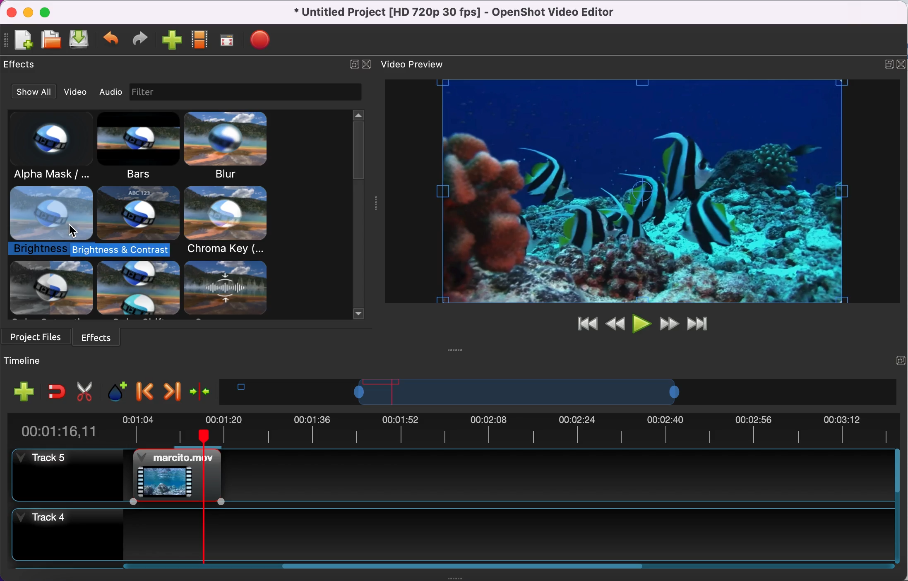  I want to click on Horizontal slide bar, so click(498, 566).